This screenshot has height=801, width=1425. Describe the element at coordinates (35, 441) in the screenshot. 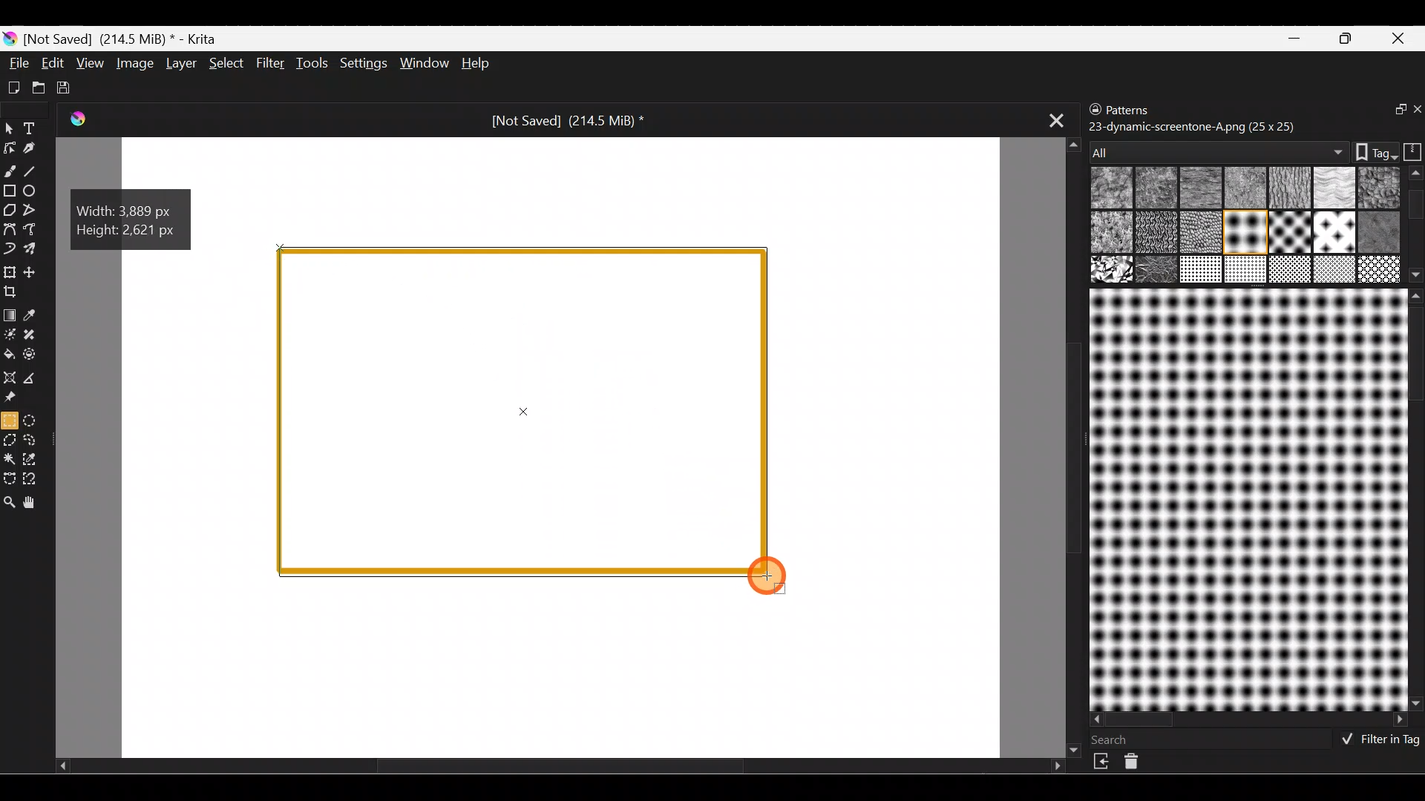

I see `Freehand selection tool` at that location.